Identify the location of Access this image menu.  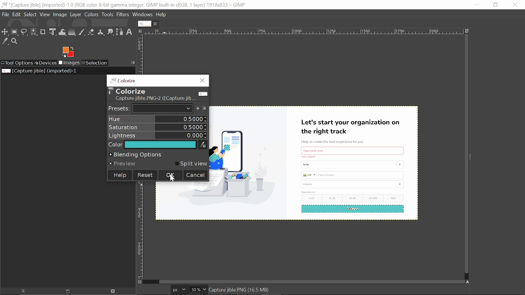
(140, 31).